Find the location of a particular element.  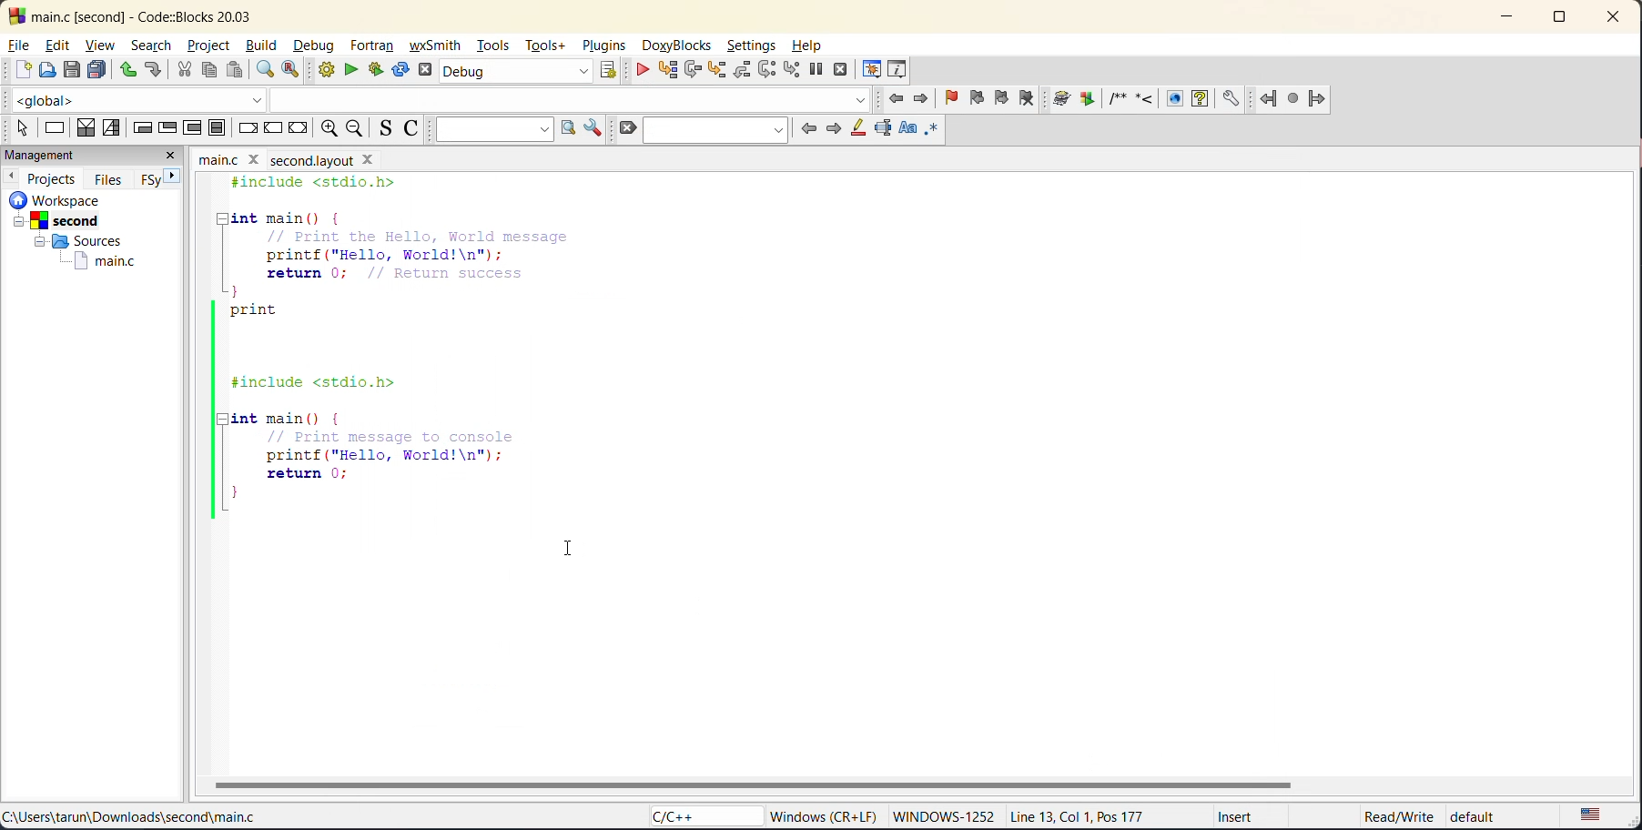

save everything is located at coordinates (99, 69).